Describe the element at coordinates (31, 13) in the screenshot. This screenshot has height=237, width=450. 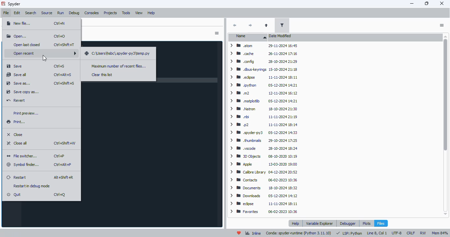
I see `search` at that location.